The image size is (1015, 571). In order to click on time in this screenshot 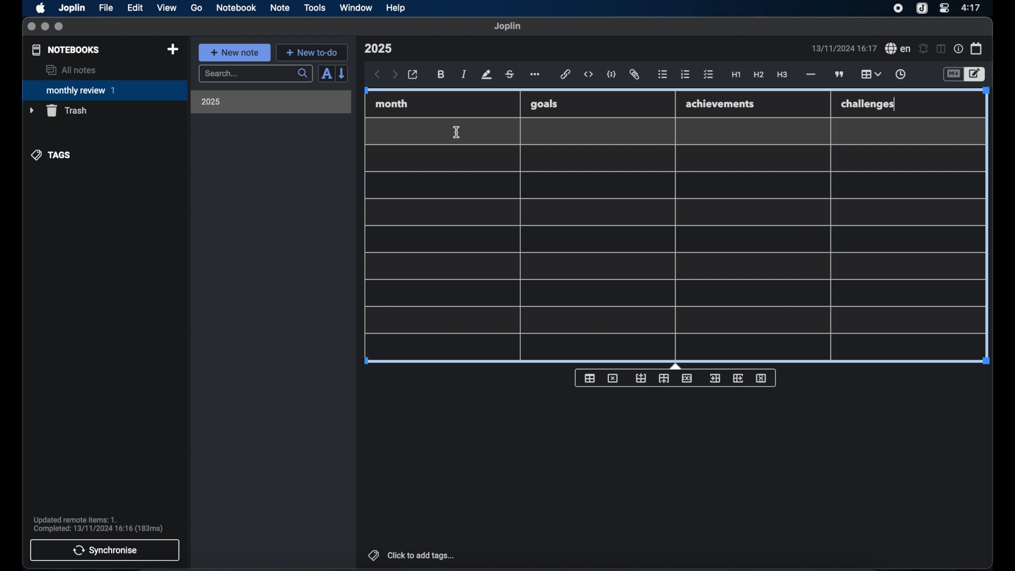, I will do `click(972, 7)`.